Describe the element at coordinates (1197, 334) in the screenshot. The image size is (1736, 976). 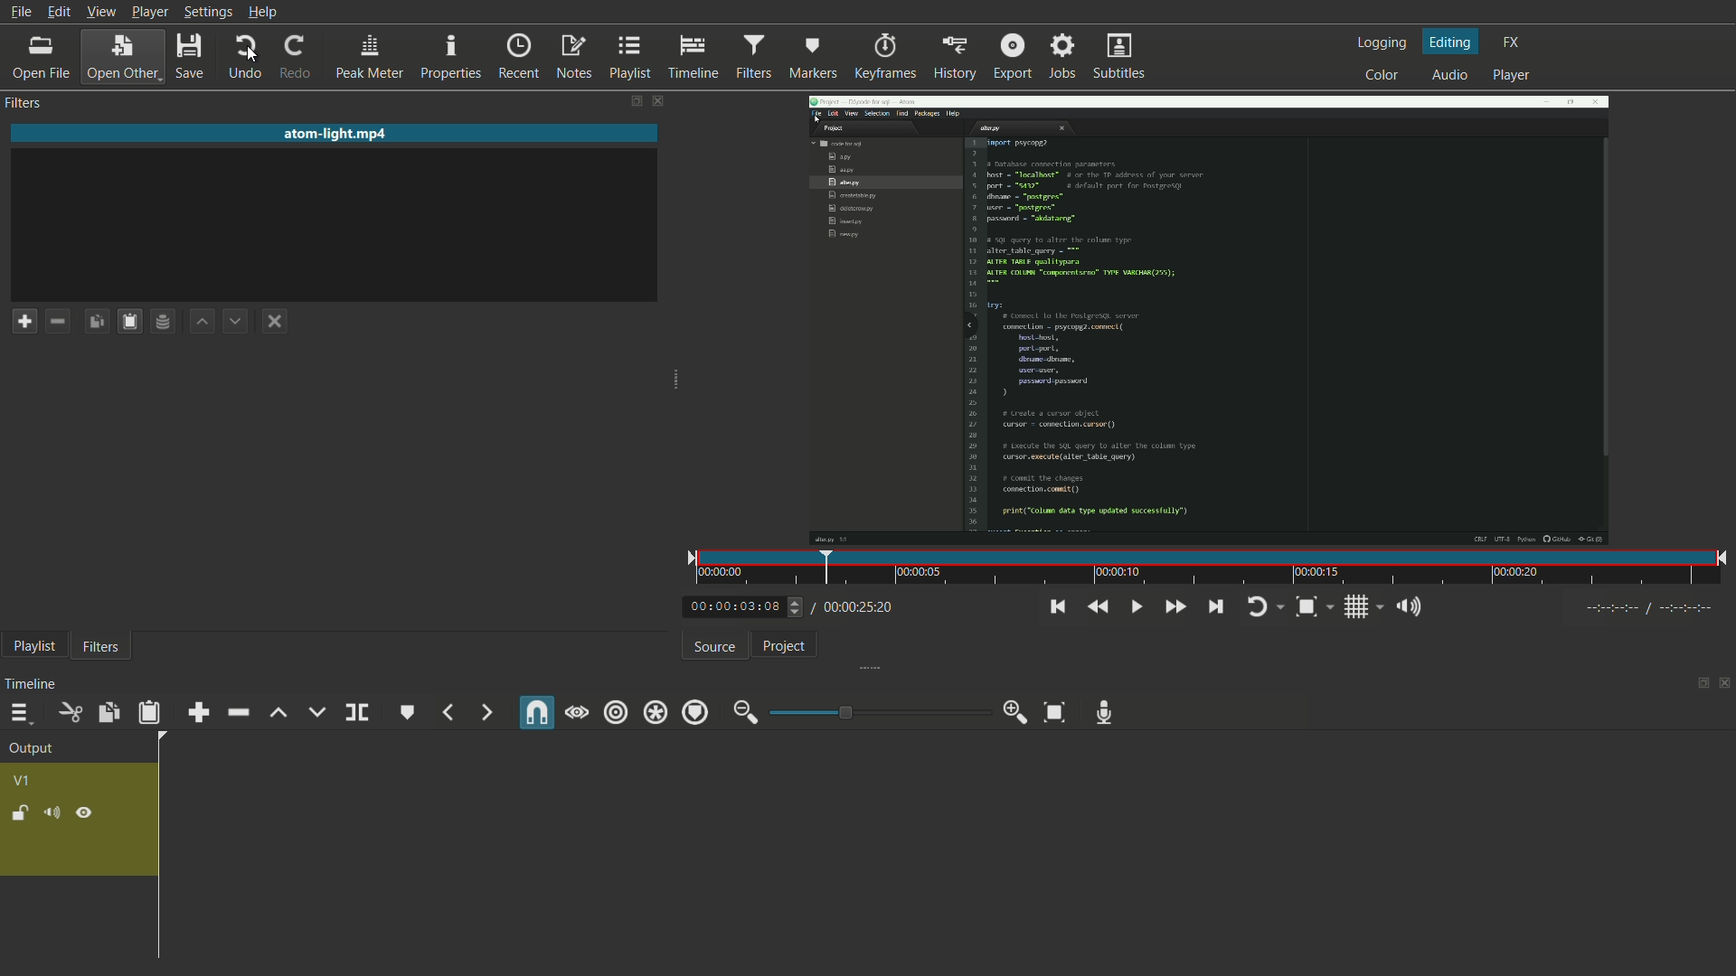
I see `imported video` at that location.